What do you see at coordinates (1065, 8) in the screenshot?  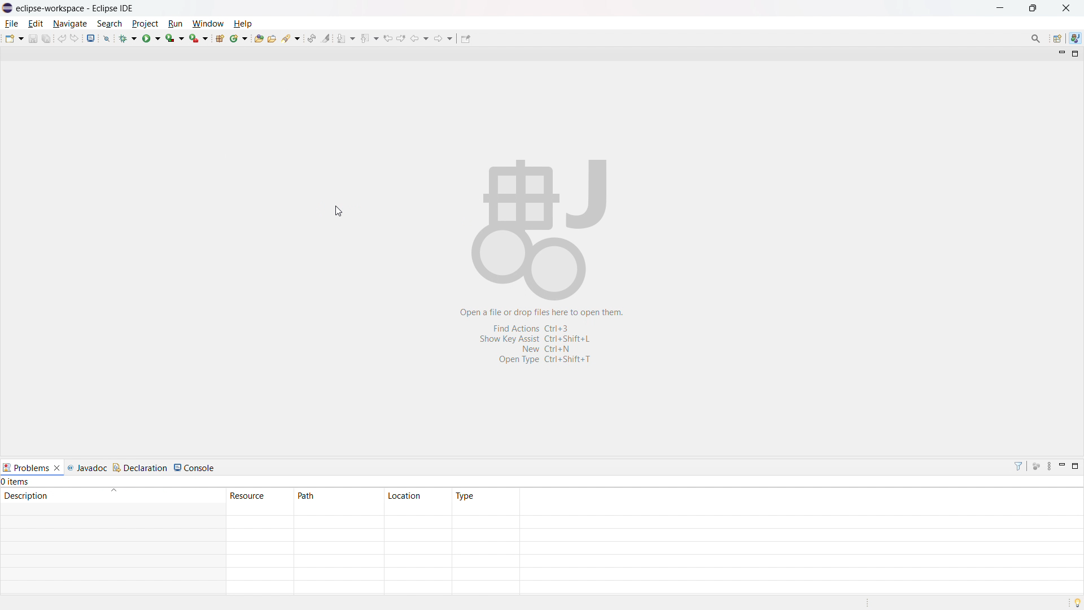 I see `close` at bounding box center [1065, 8].